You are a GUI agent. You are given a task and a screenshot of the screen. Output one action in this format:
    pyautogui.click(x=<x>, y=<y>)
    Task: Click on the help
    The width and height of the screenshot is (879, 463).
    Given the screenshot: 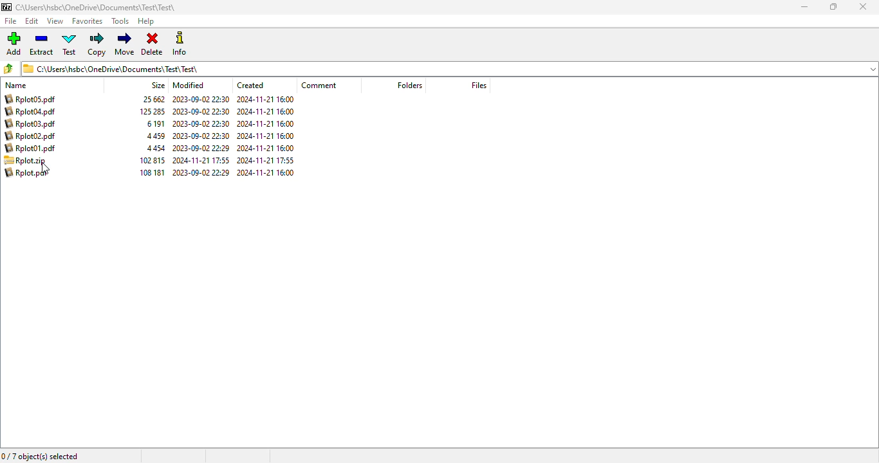 What is the action you would take?
    pyautogui.click(x=147, y=21)
    